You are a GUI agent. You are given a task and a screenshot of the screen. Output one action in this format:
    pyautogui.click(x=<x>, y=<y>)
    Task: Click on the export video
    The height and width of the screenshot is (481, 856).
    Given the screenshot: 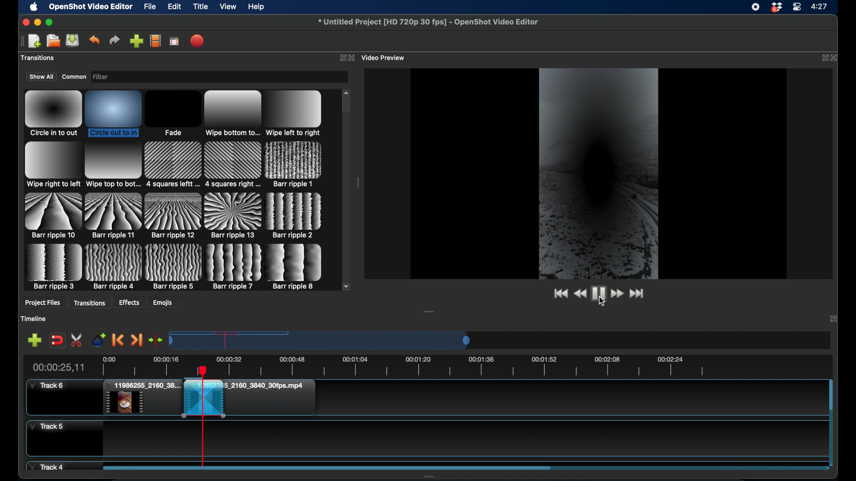 What is the action you would take?
    pyautogui.click(x=198, y=41)
    